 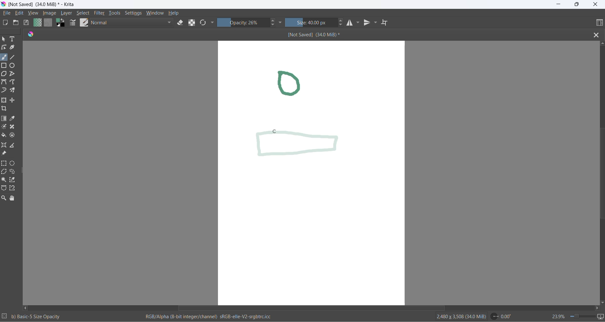 What do you see at coordinates (132, 13) in the screenshot?
I see `settings` at bounding box center [132, 13].